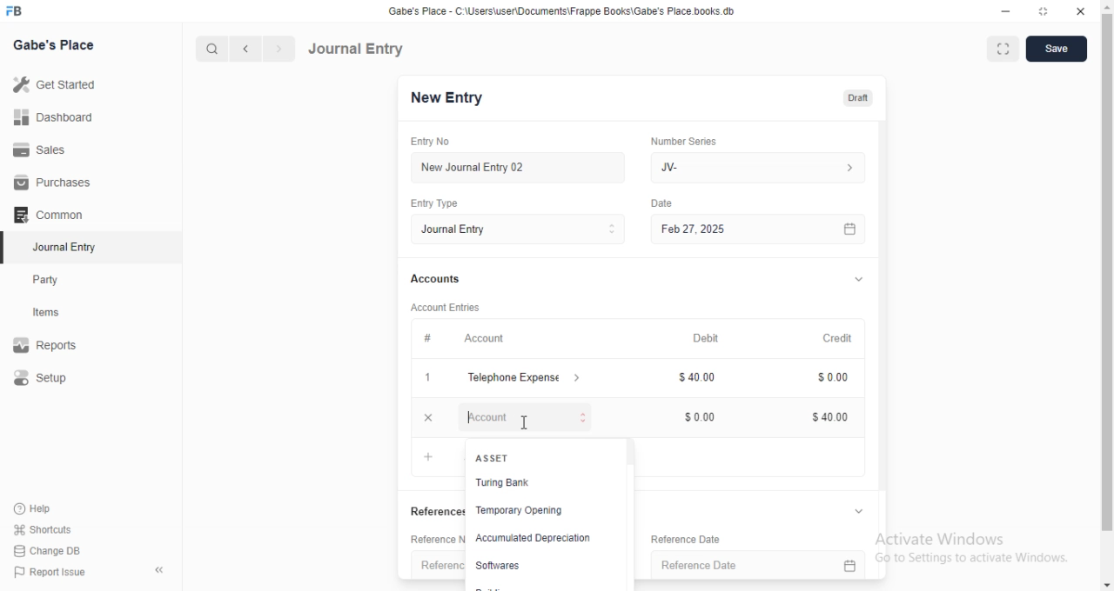 This screenshot has height=591, width=1114. What do you see at coordinates (48, 549) in the screenshot?
I see `| Change DB` at bounding box center [48, 549].